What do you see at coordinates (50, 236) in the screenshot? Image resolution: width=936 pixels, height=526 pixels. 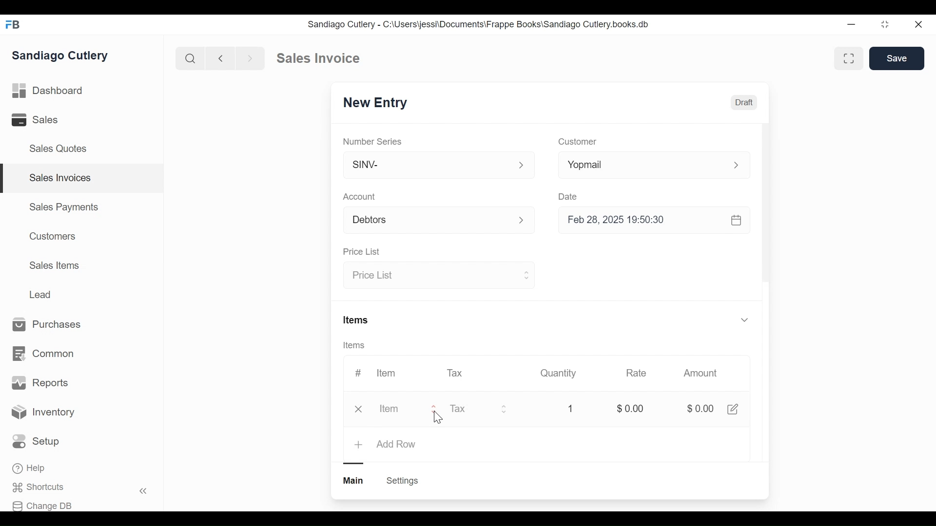 I see `Customers` at bounding box center [50, 236].